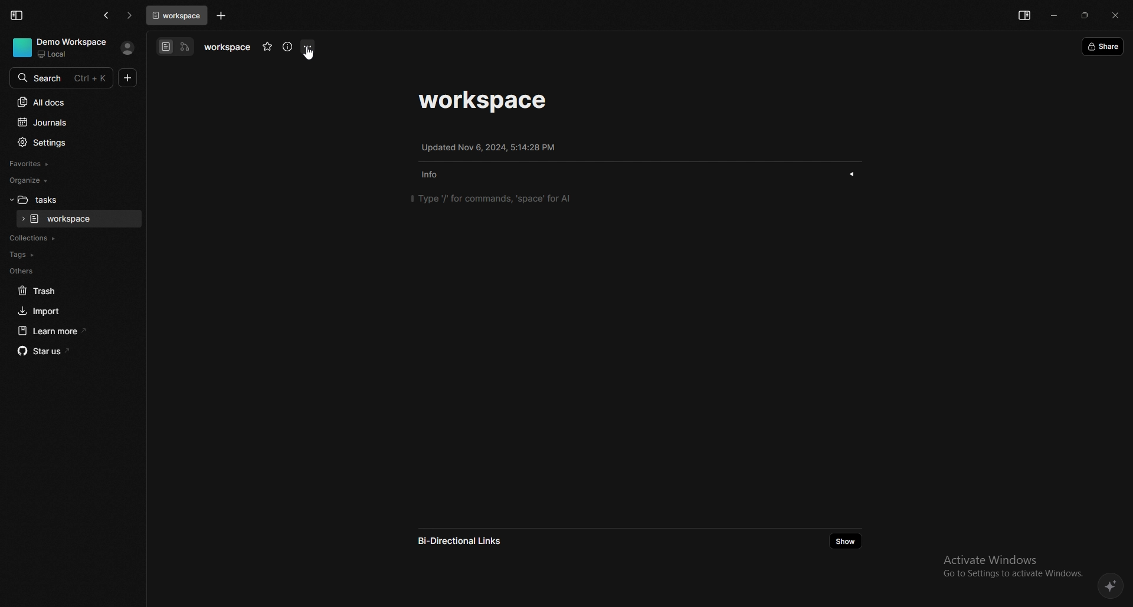 This screenshot has width=1133, height=607. What do you see at coordinates (1053, 15) in the screenshot?
I see `minimize` at bounding box center [1053, 15].